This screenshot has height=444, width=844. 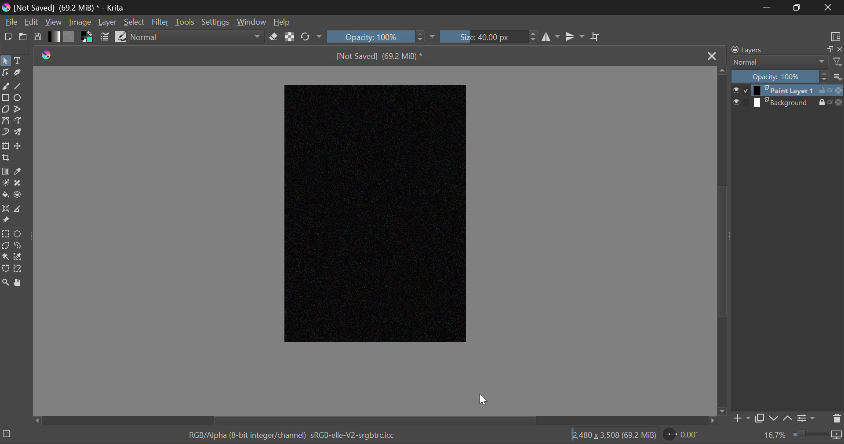 What do you see at coordinates (310, 37) in the screenshot?
I see `Rotate Image` at bounding box center [310, 37].